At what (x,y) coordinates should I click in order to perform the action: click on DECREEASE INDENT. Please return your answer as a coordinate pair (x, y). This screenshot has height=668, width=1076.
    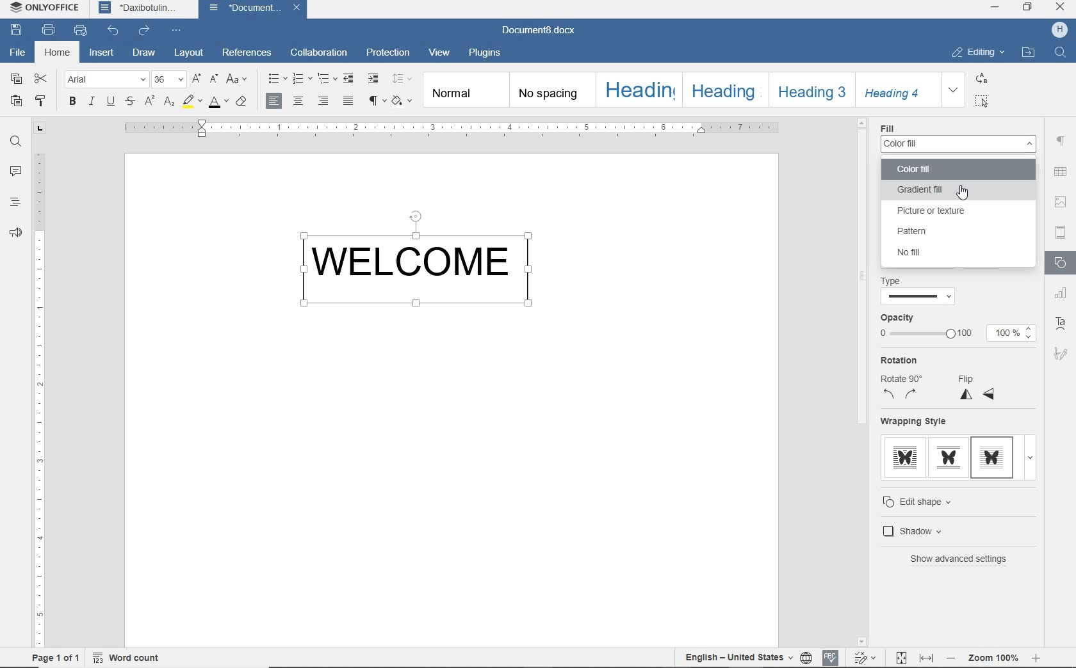
    Looking at the image, I should click on (349, 79).